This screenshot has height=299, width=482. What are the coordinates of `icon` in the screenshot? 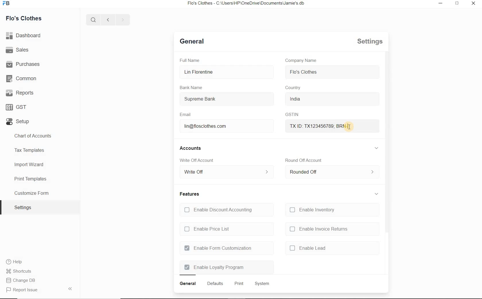 It's located at (8, 5).